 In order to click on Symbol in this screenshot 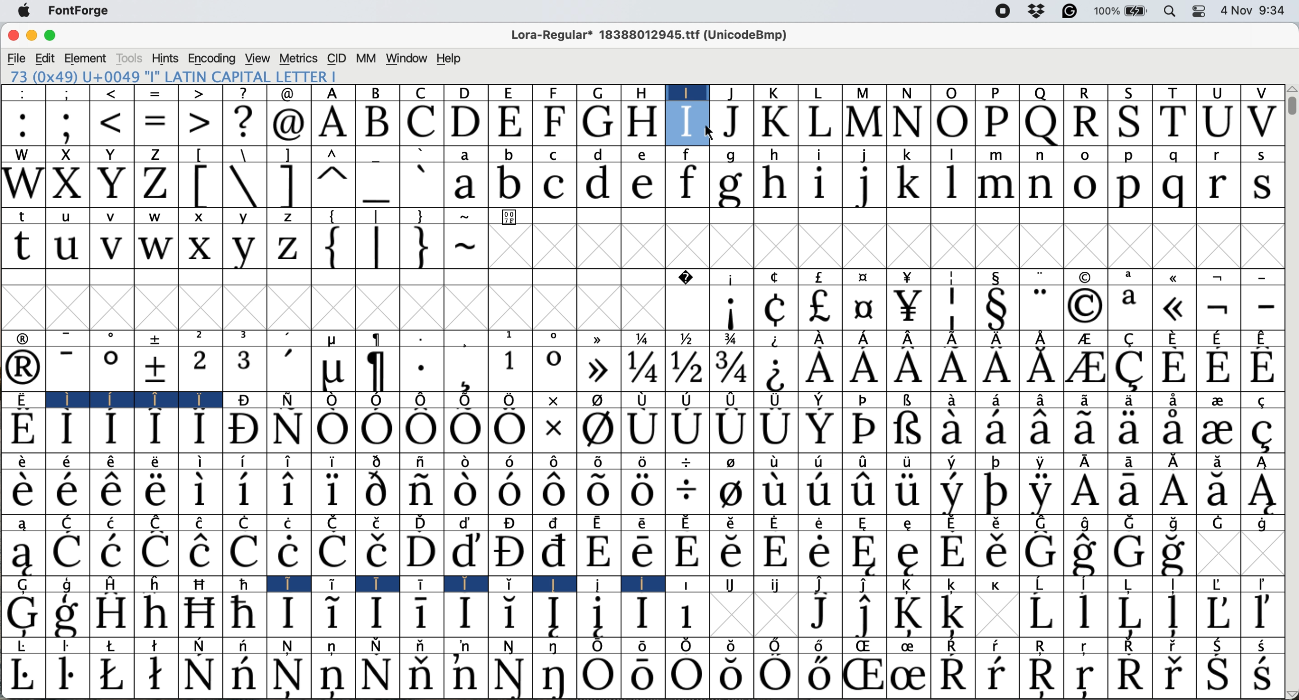, I will do `click(508, 432)`.